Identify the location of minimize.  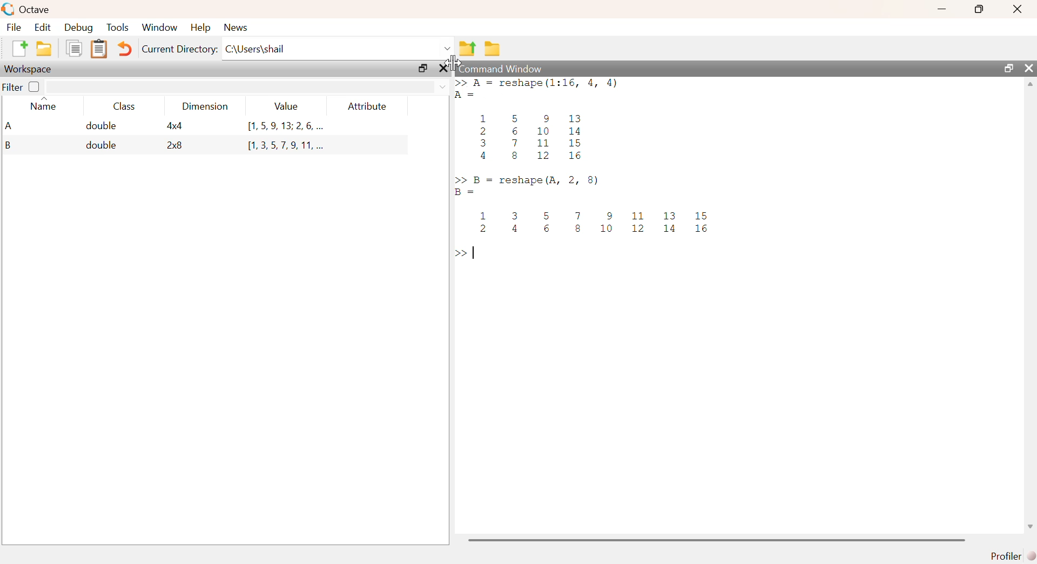
(940, 10).